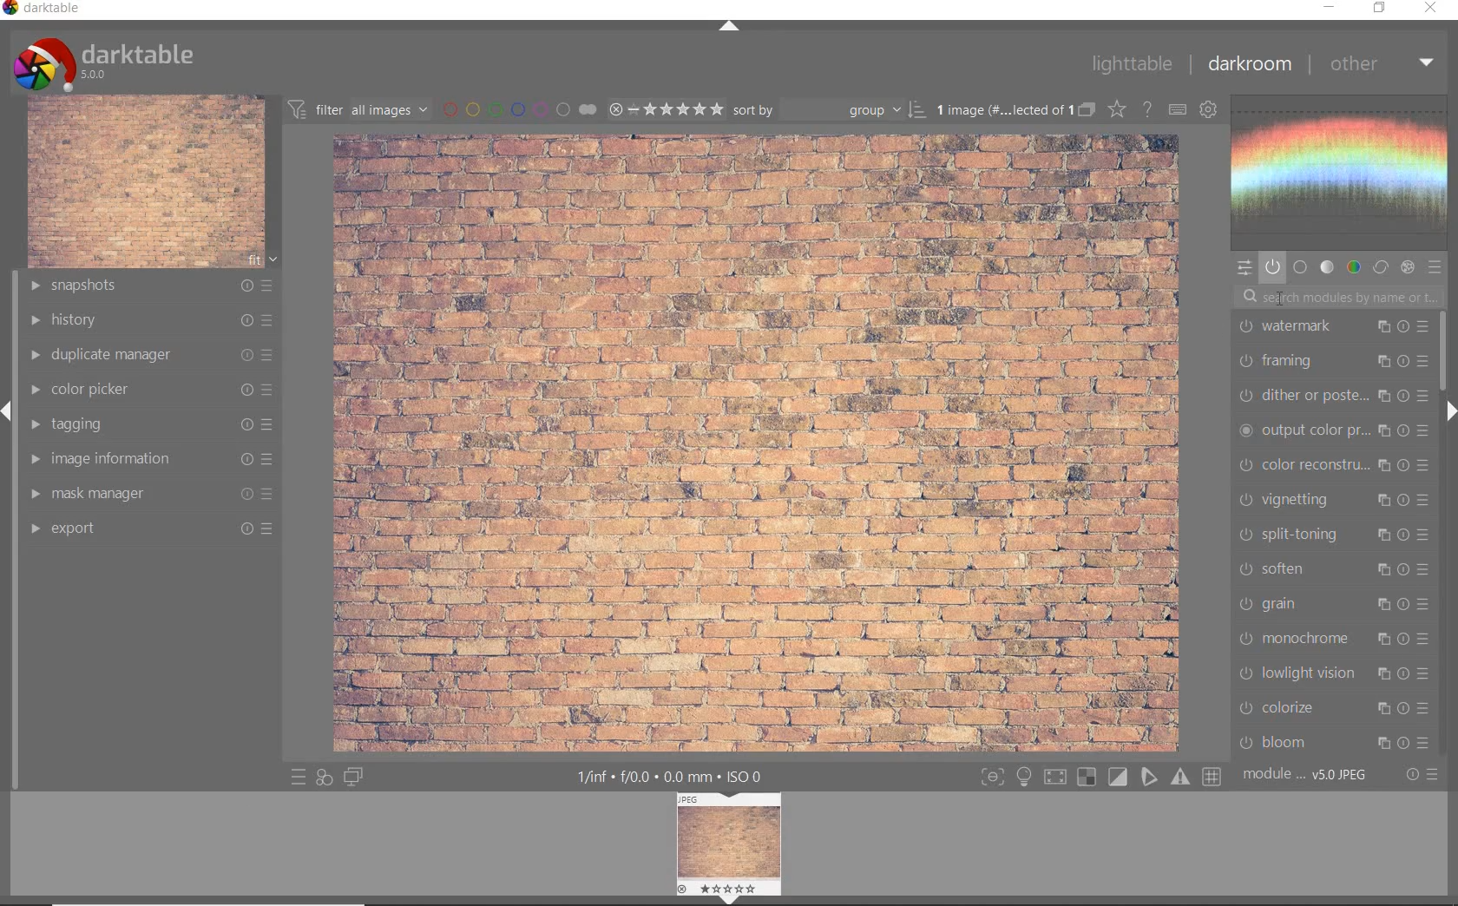  I want to click on display a second darkroom image widow, so click(355, 777).